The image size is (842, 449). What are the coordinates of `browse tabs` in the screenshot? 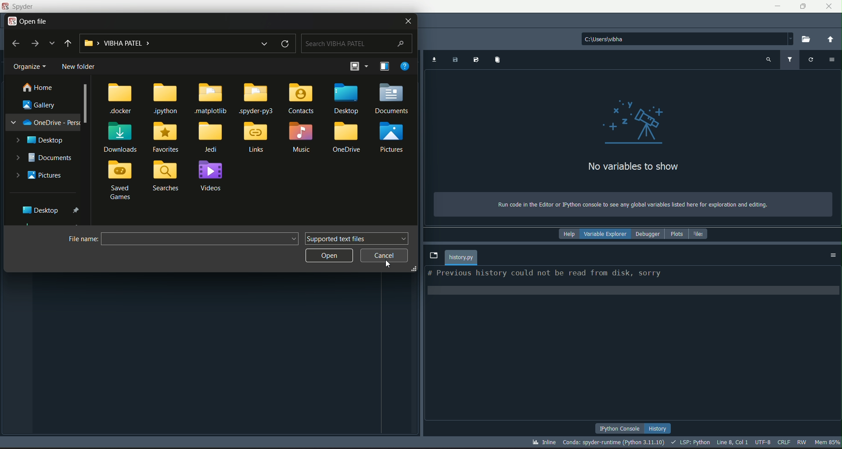 It's located at (433, 256).